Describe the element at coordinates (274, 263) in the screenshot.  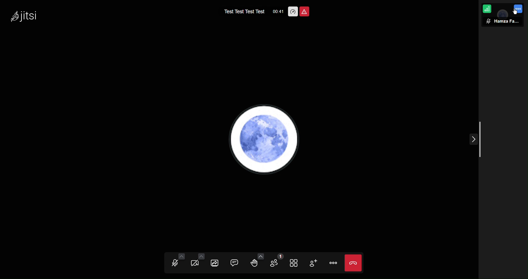
I see `Participants` at that location.